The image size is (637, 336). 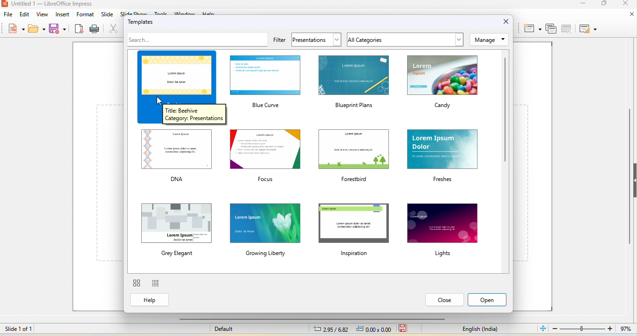 I want to click on maximize, so click(x=605, y=5).